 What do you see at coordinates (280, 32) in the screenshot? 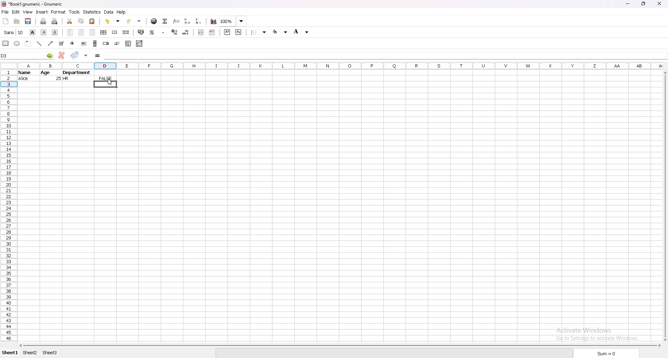
I see `foreground` at bounding box center [280, 32].